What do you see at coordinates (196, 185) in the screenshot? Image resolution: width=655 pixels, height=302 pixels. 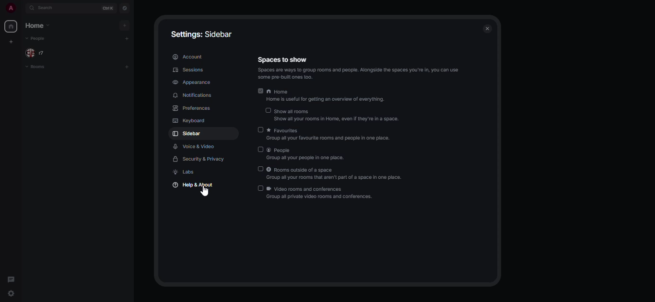 I see `help & about` at bounding box center [196, 185].